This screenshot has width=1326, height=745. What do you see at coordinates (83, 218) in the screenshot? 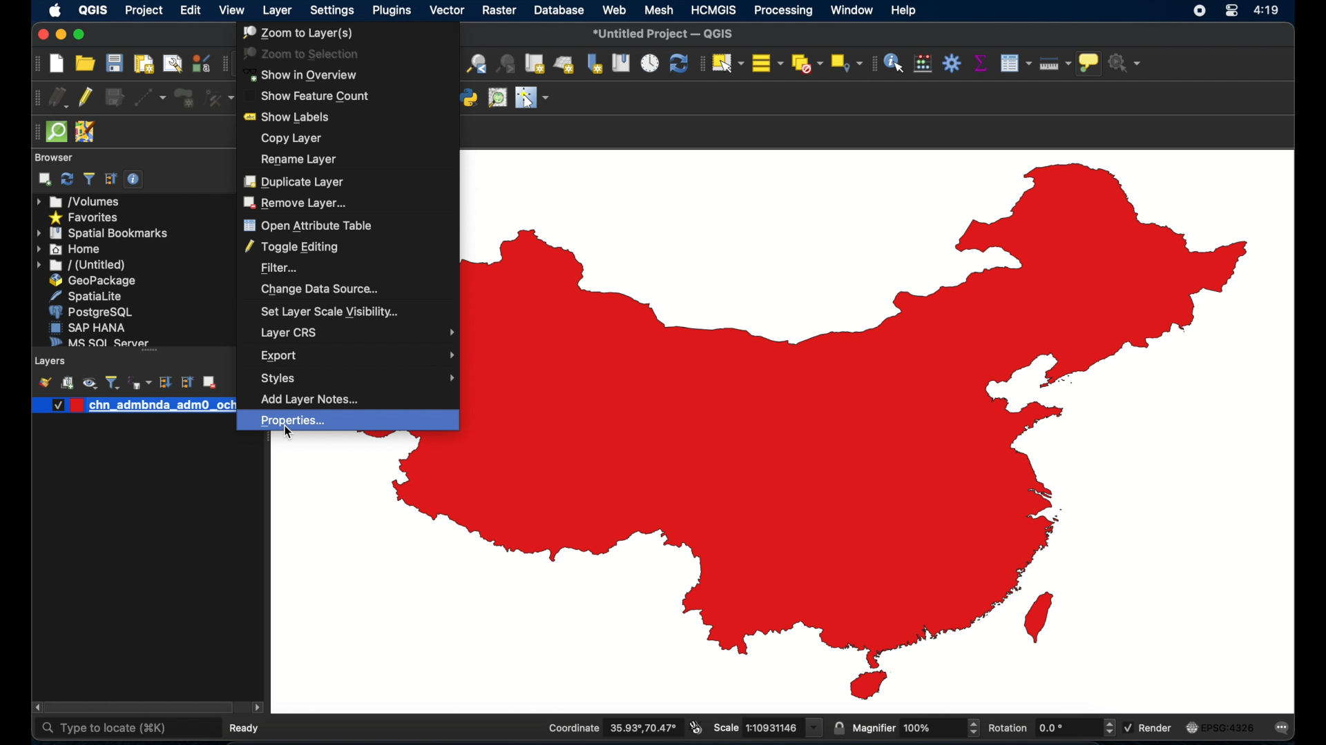
I see `favorites` at bounding box center [83, 218].